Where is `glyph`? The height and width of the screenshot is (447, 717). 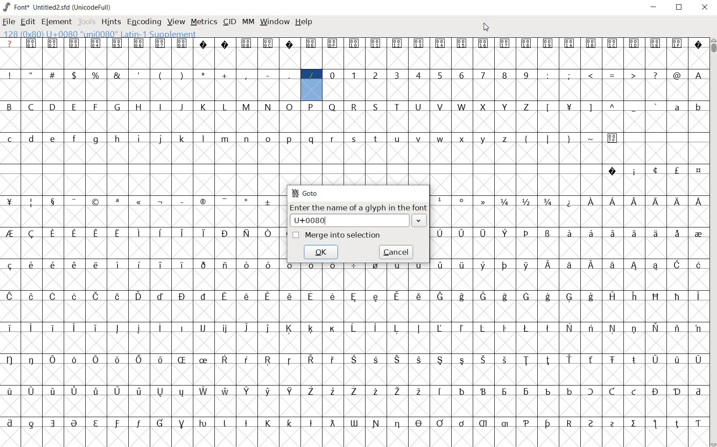 glyph is located at coordinates (398, 265).